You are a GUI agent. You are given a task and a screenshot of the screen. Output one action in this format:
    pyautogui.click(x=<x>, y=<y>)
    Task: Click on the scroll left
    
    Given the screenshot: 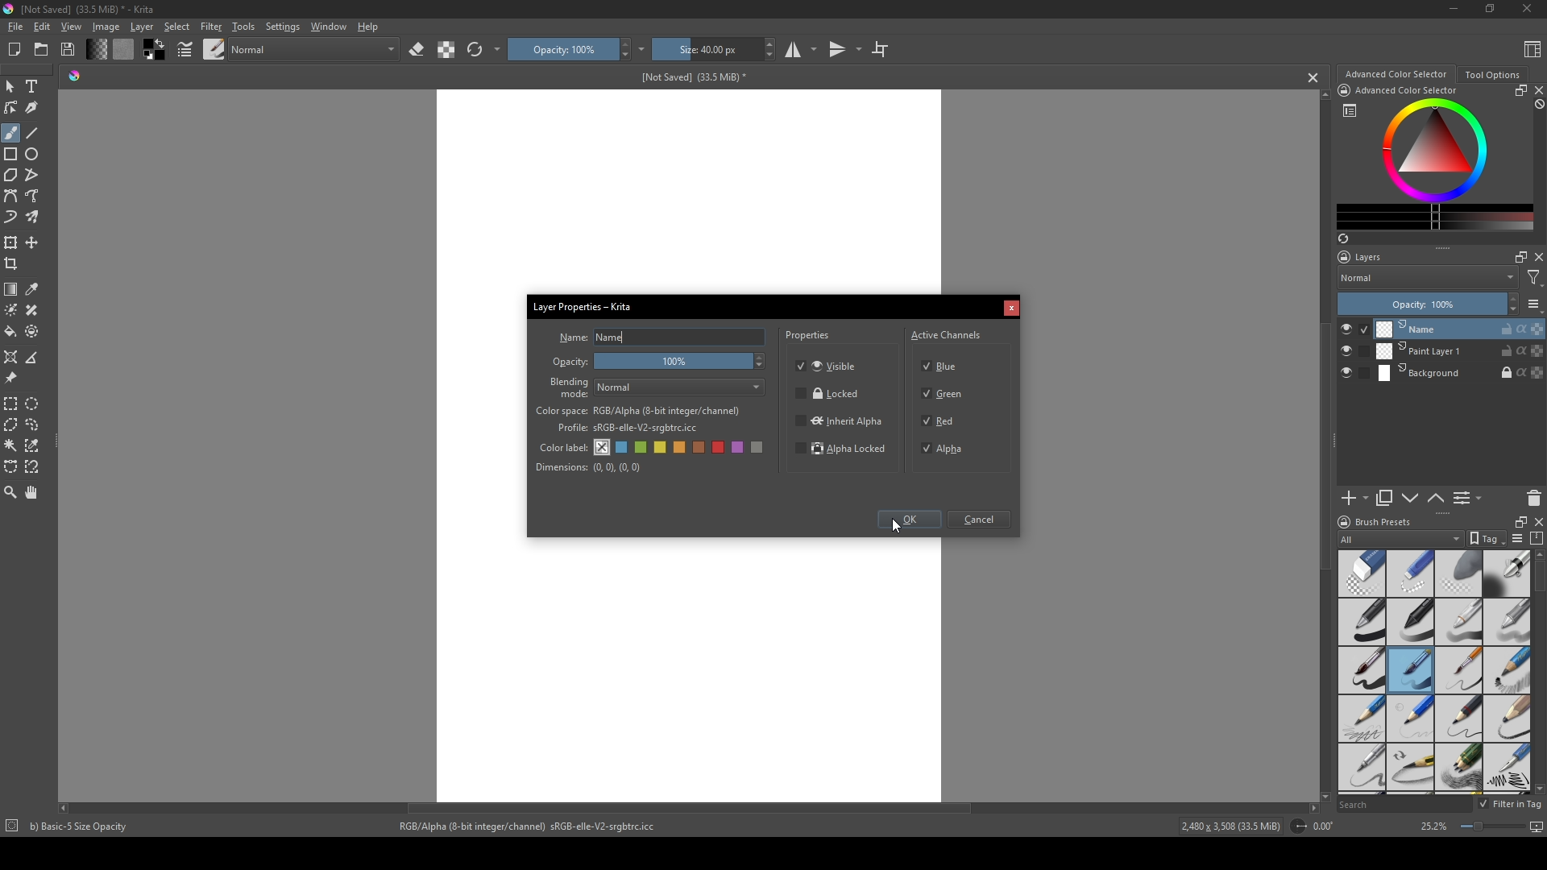 What is the action you would take?
    pyautogui.click(x=67, y=808)
    